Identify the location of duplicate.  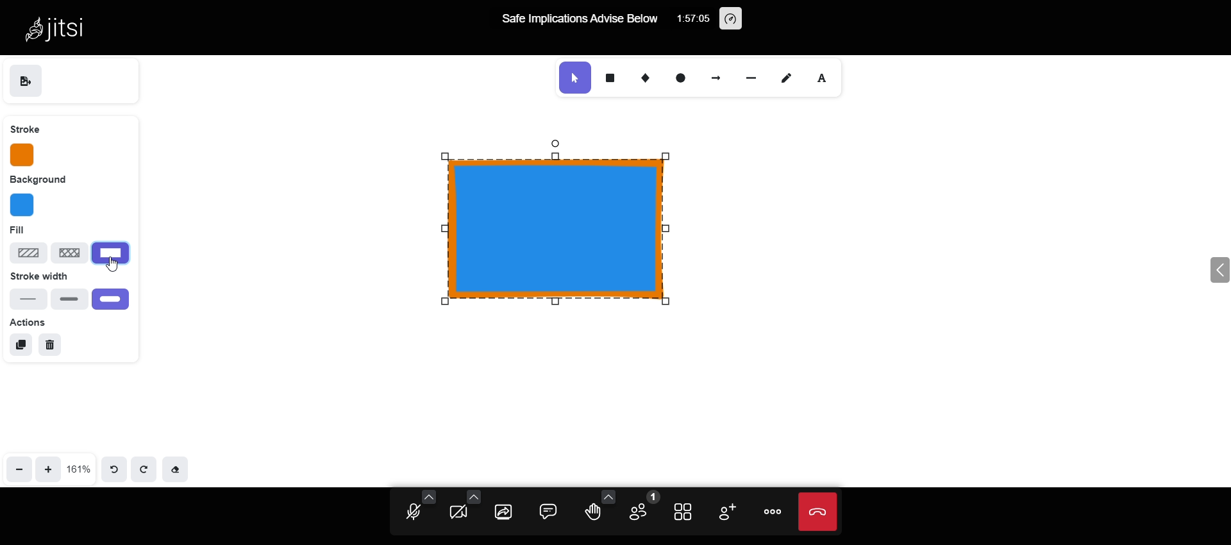
(19, 345).